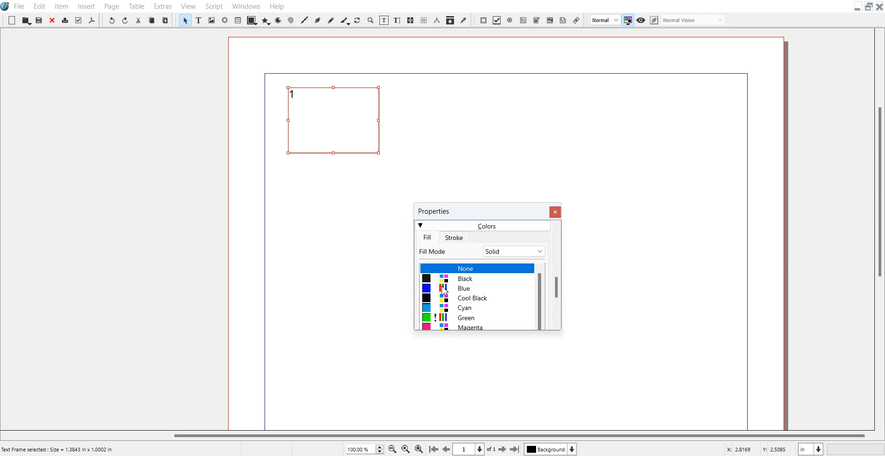 The width and height of the screenshot is (885, 456). What do you see at coordinates (364, 449) in the screenshot?
I see `Zoom Adjustment` at bounding box center [364, 449].